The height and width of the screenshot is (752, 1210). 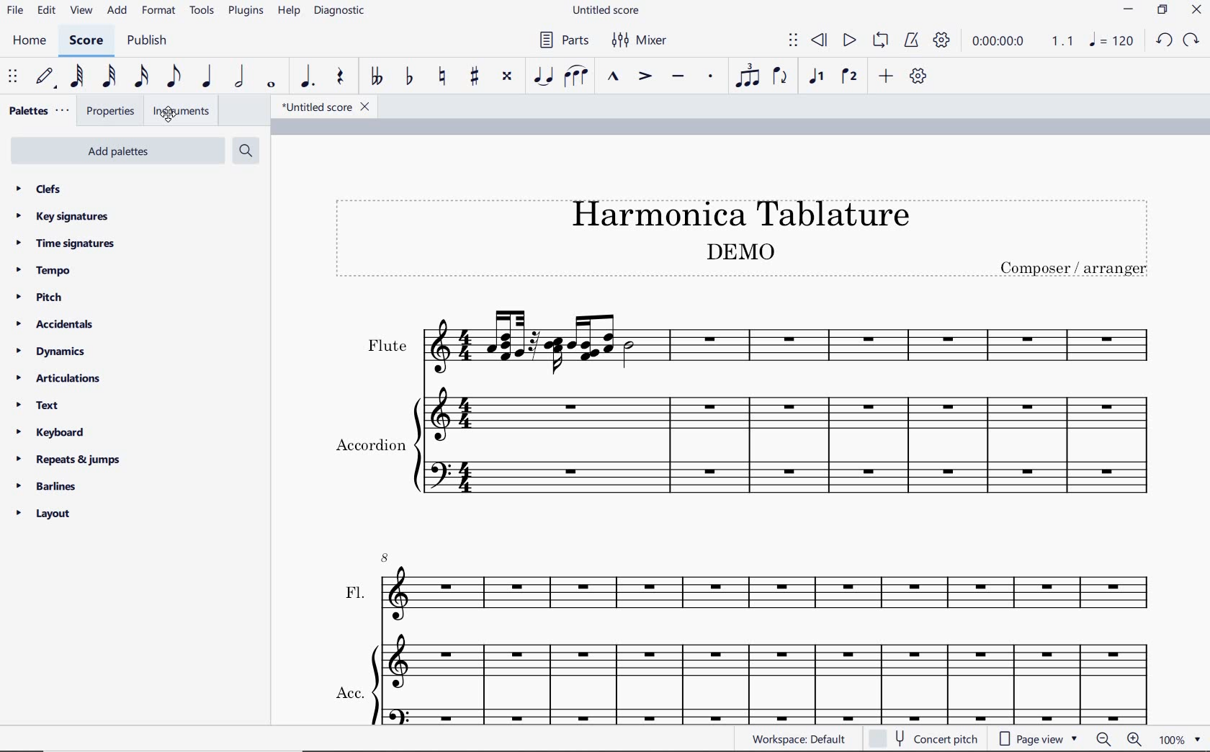 What do you see at coordinates (44, 270) in the screenshot?
I see `tempo` at bounding box center [44, 270].